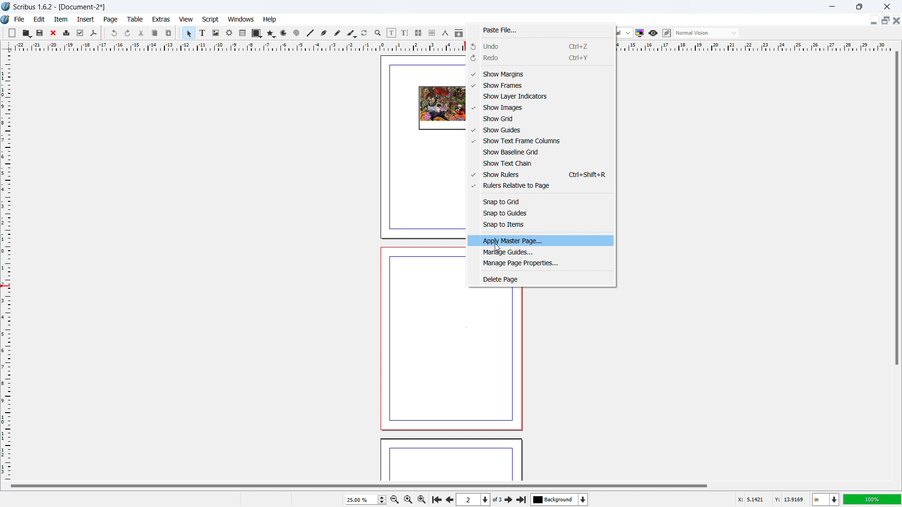 The width and height of the screenshot is (902, 507). Describe the element at coordinates (542, 252) in the screenshot. I see `manage guides` at that location.